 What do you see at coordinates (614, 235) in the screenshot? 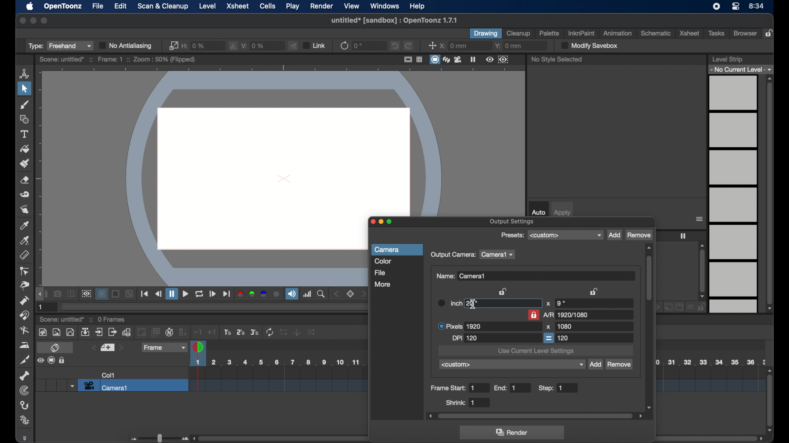
I see `add` at bounding box center [614, 235].